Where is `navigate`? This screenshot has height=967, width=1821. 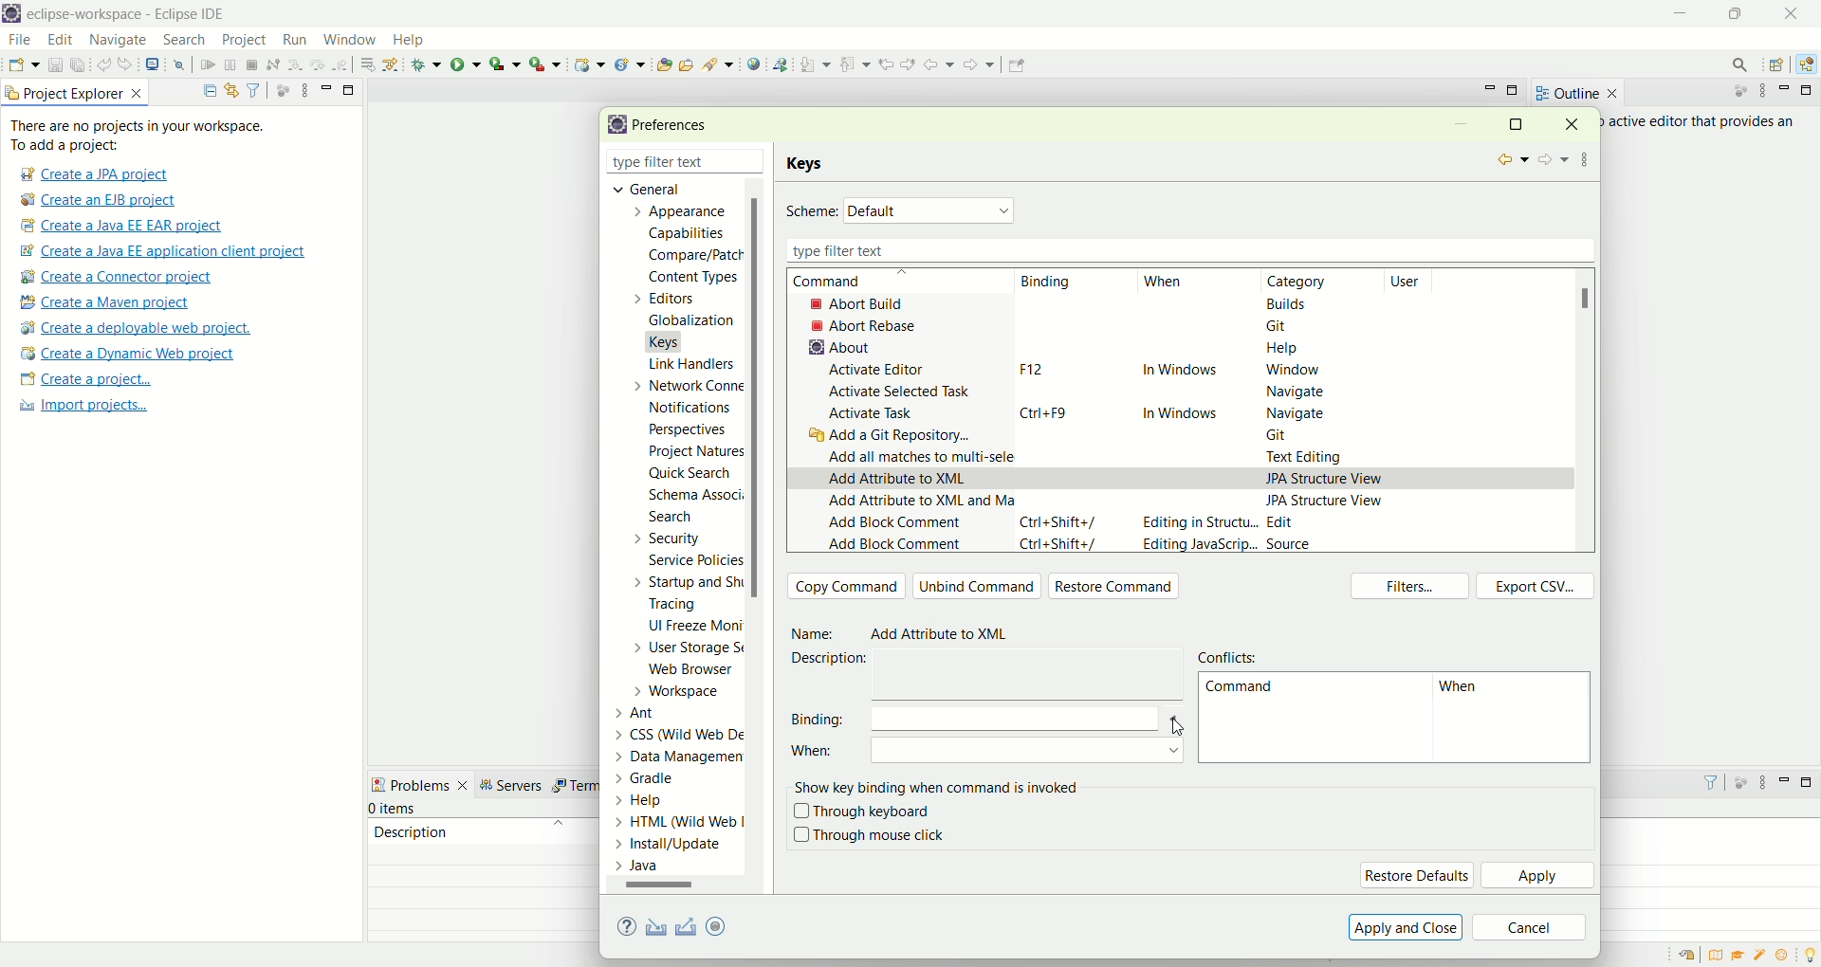 navigate is located at coordinates (1291, 392).